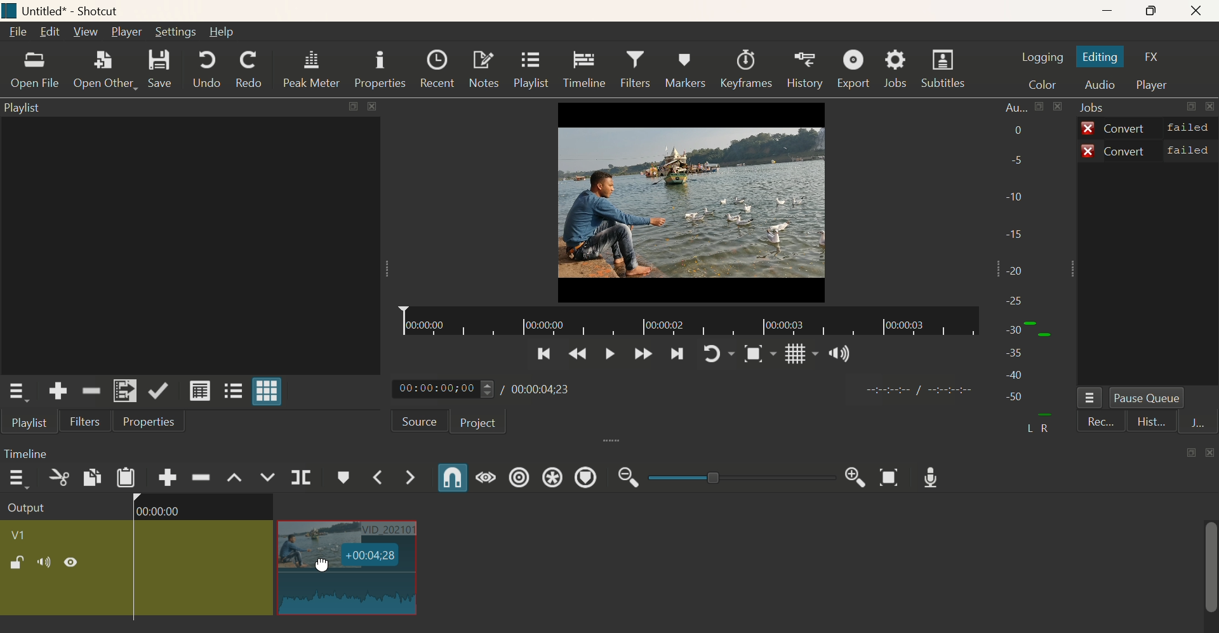  I want to click on Convert, so click(1147, 127).